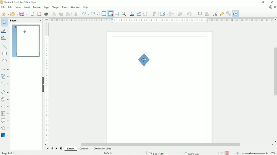 This screenshot has width=277, height=155. Describe the element at coordinates (46, 7) in the screenshot. I see `Page` at that location.